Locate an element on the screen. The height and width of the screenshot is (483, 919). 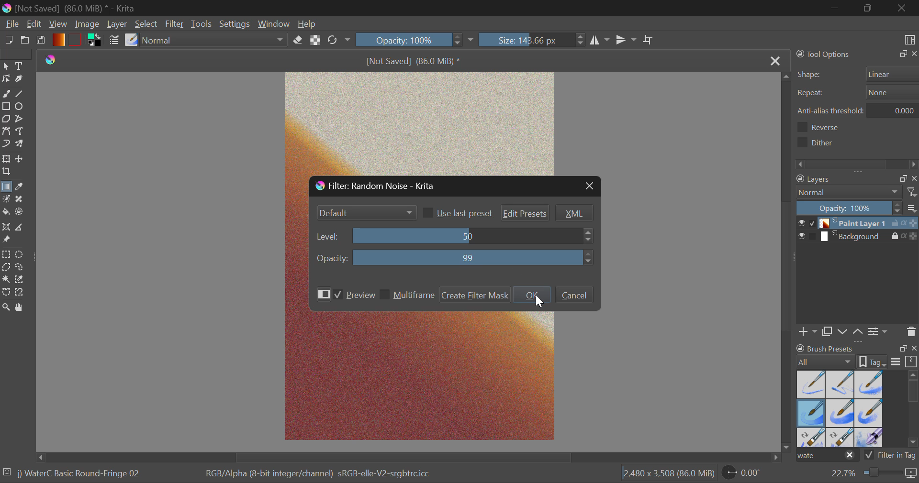
horizontal scrollbar is located at coordinates (858, 164).